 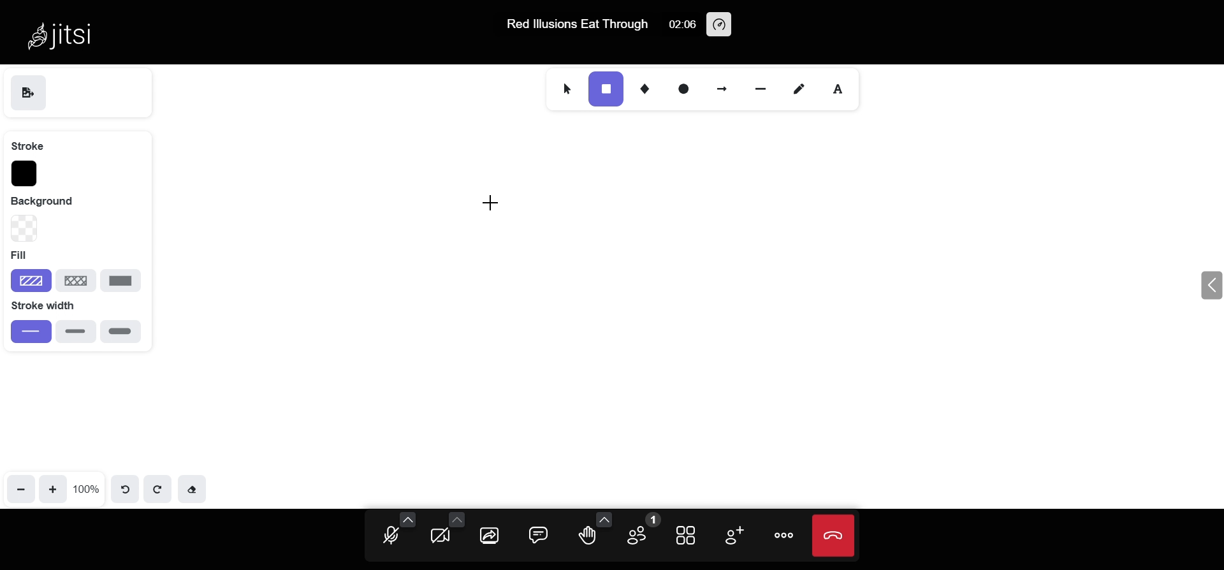 What do you see at coordinates (65, 34) in the screenshot?
I see `Jitsi` at bounding box center [65, 34].